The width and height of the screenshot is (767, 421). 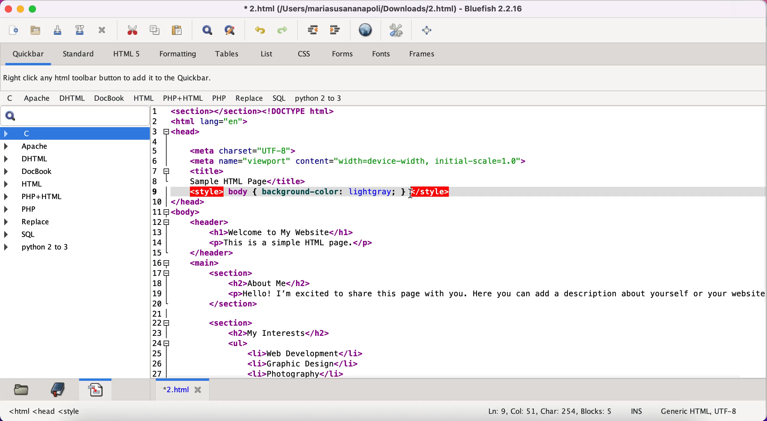 What do you see at coordinates (280, 99) in the screenshot?
I see `sql` at bounding box center [280, 99].